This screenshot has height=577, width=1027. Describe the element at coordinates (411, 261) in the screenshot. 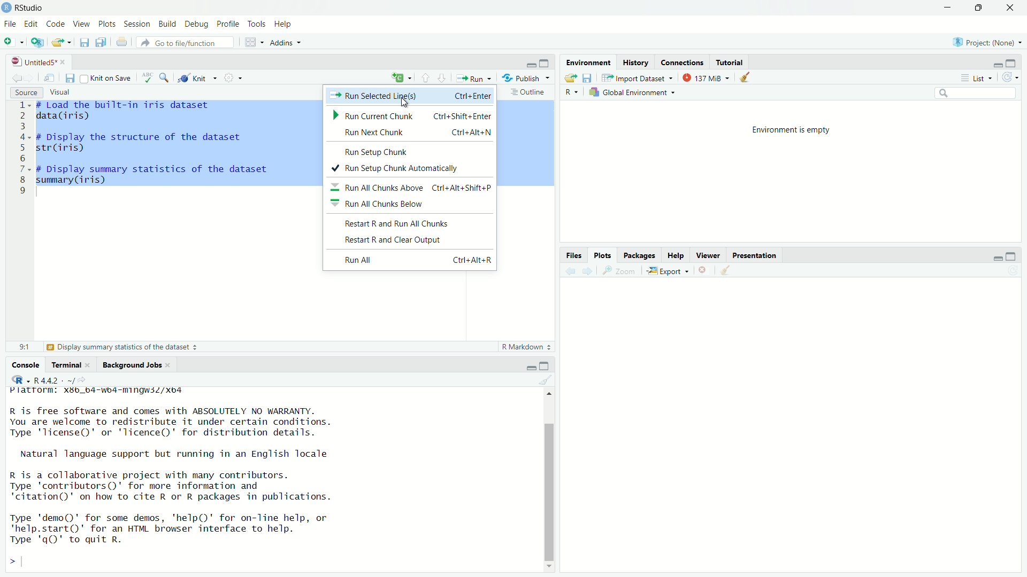

I see `Run All Ctrl+Alt+R` at that location.